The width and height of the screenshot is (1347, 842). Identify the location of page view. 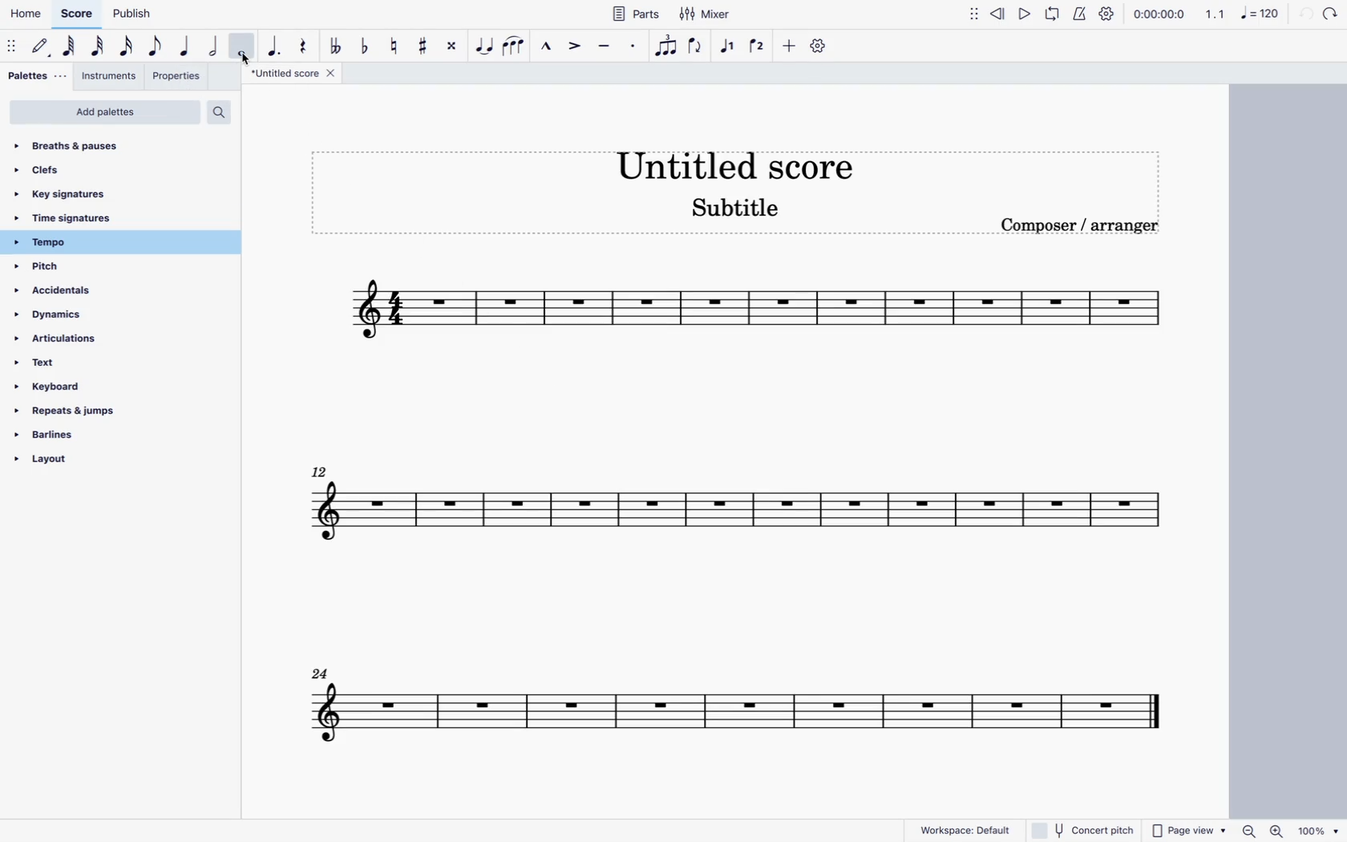
(1191, 829).